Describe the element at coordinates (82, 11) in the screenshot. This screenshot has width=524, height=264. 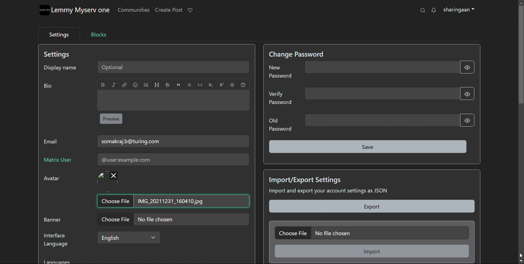
I see `Lemmy Myserv one` at that location.